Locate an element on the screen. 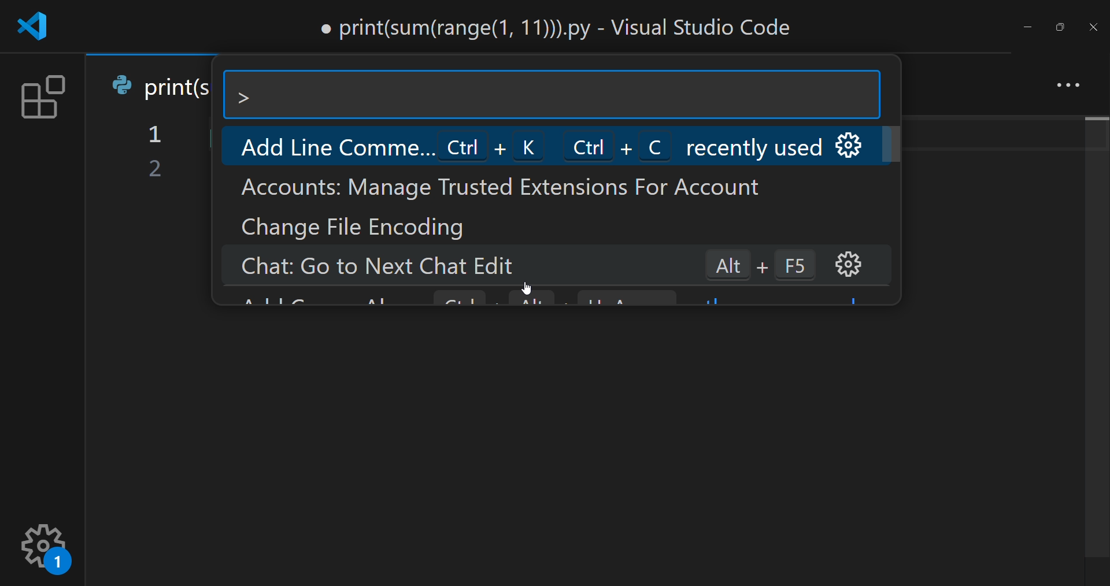 The image size is (1110, 586). logo is located at coordinates (38, 27).